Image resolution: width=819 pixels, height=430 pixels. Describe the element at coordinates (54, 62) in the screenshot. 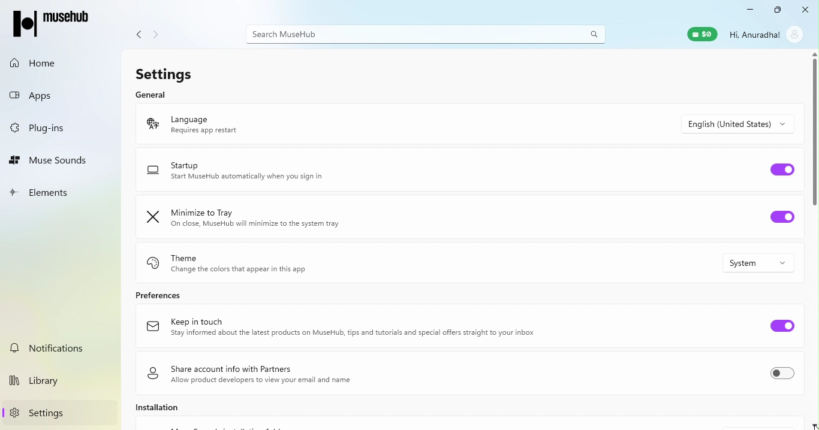

I see `Home` at that location.